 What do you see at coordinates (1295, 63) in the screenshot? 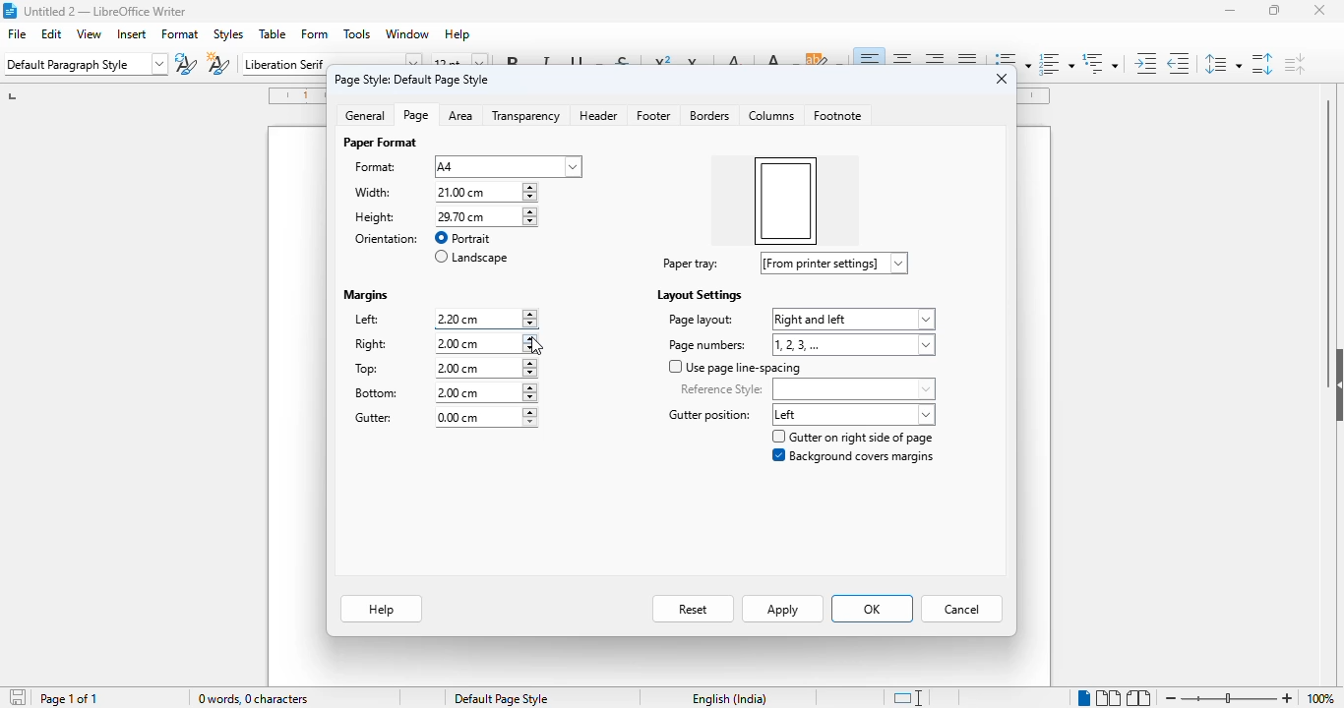
I see `decrease paragraph spacing` at bounding box center [1295, 63].